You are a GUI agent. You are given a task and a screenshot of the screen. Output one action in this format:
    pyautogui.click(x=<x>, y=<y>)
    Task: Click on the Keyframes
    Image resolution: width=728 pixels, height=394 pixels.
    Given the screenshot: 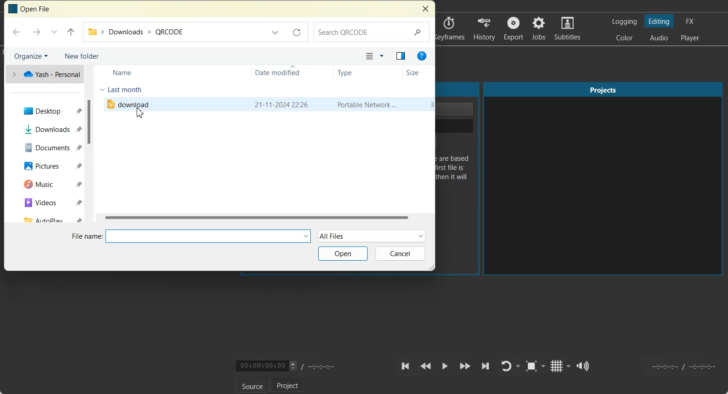 What is the action you would take?
    pyautogui.click(x=451, y=28)
    